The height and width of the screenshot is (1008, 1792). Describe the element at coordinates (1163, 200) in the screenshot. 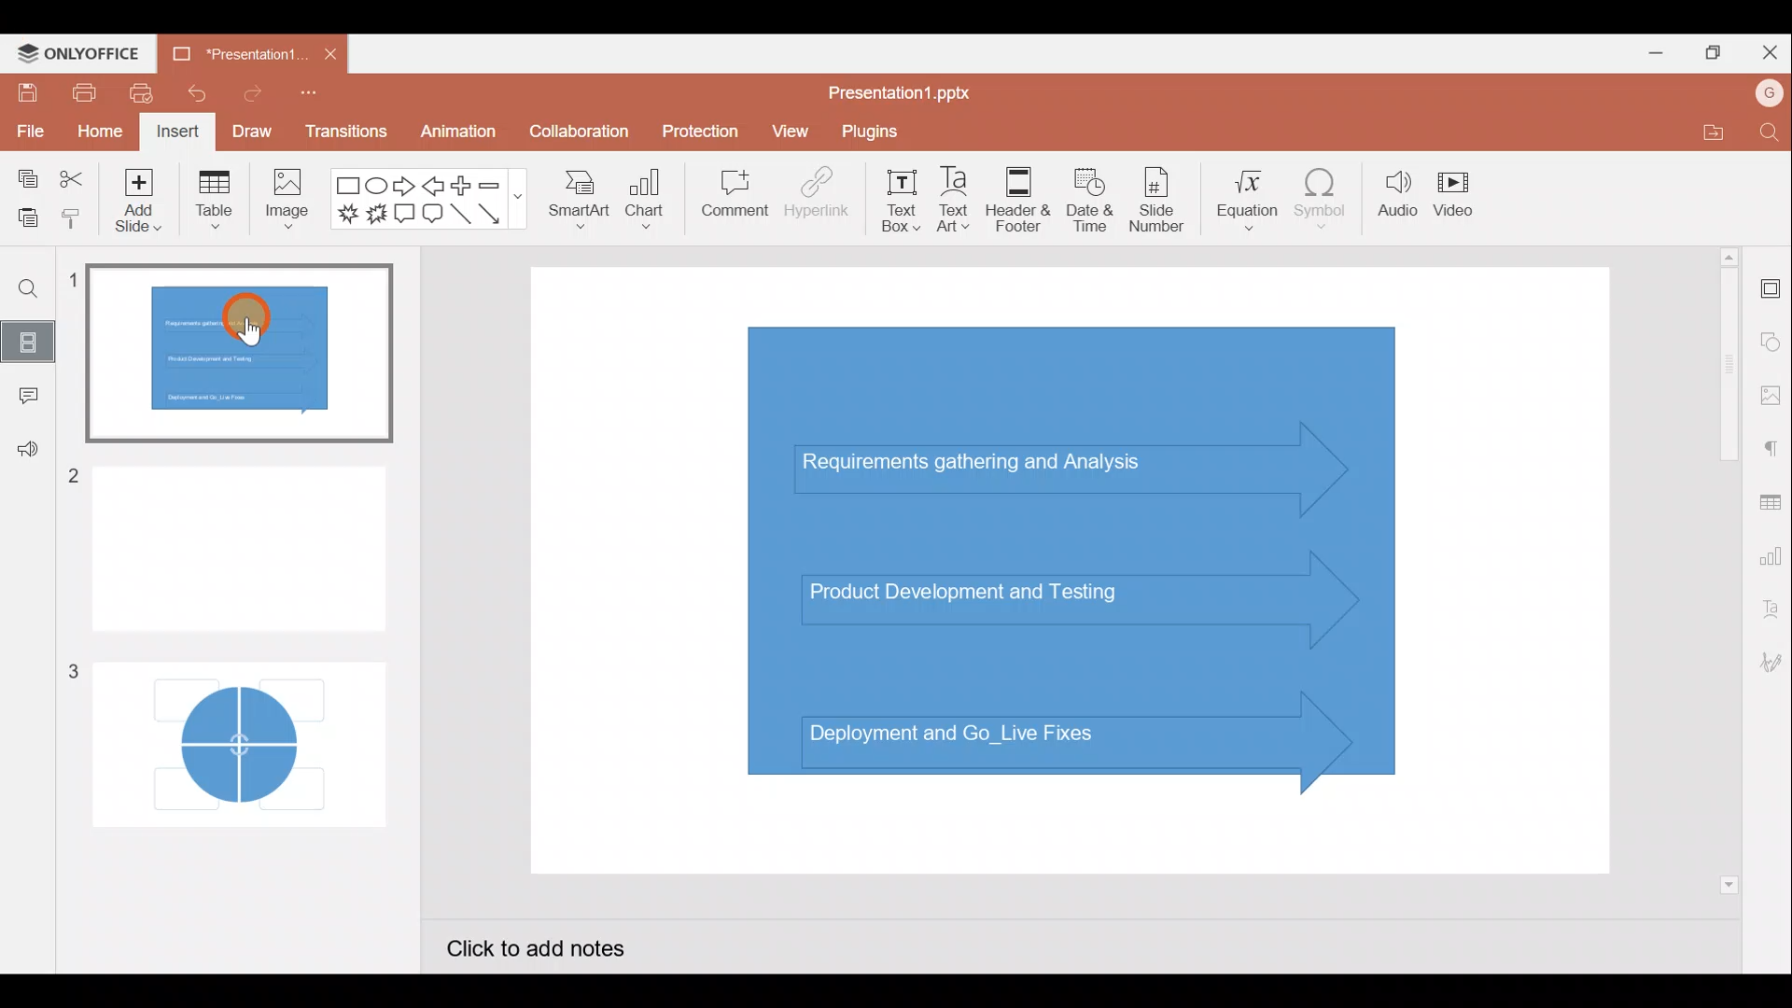

I see `Slide number` at that location.